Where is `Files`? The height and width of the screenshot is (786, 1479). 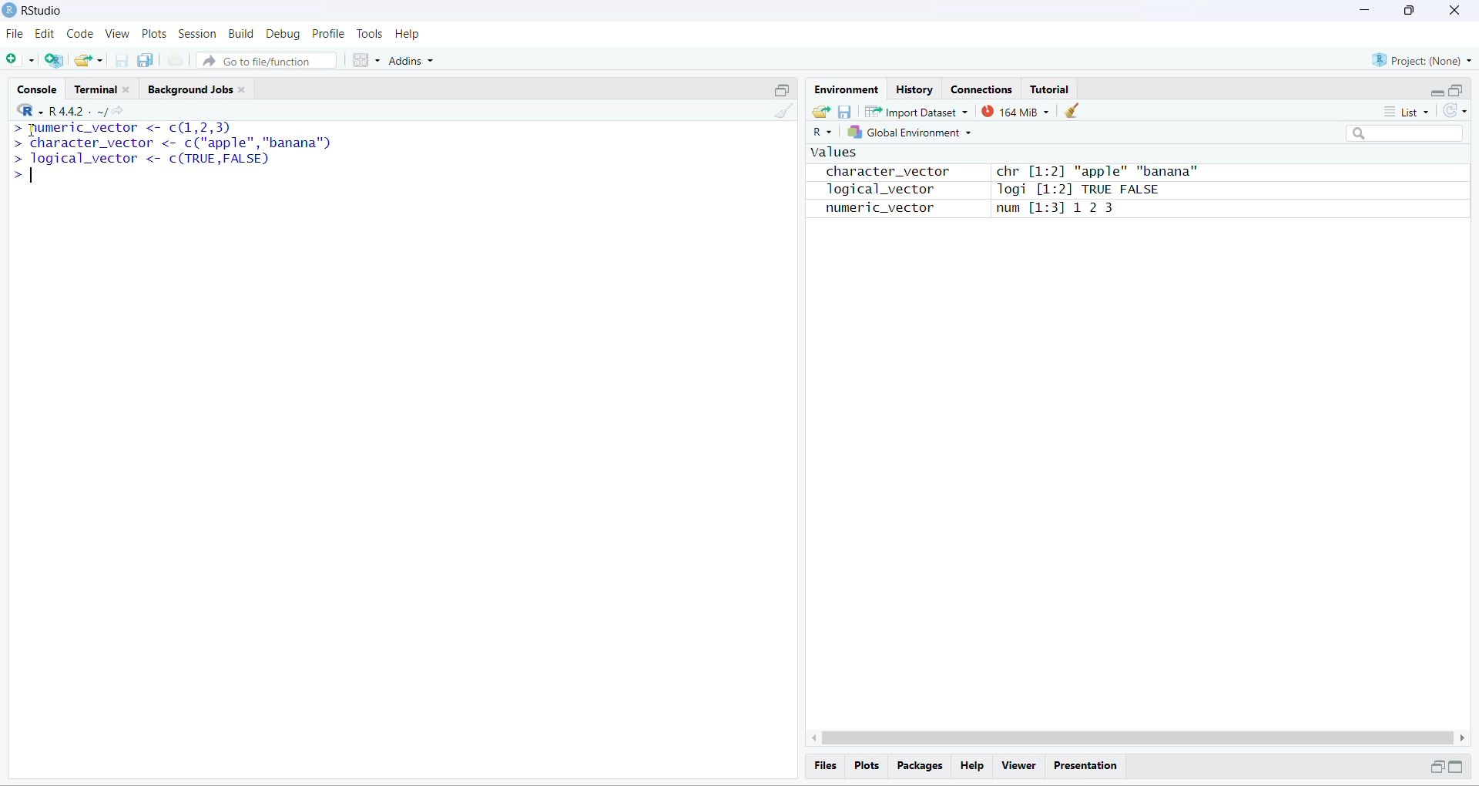
Files is located at coordinates (826, 765).